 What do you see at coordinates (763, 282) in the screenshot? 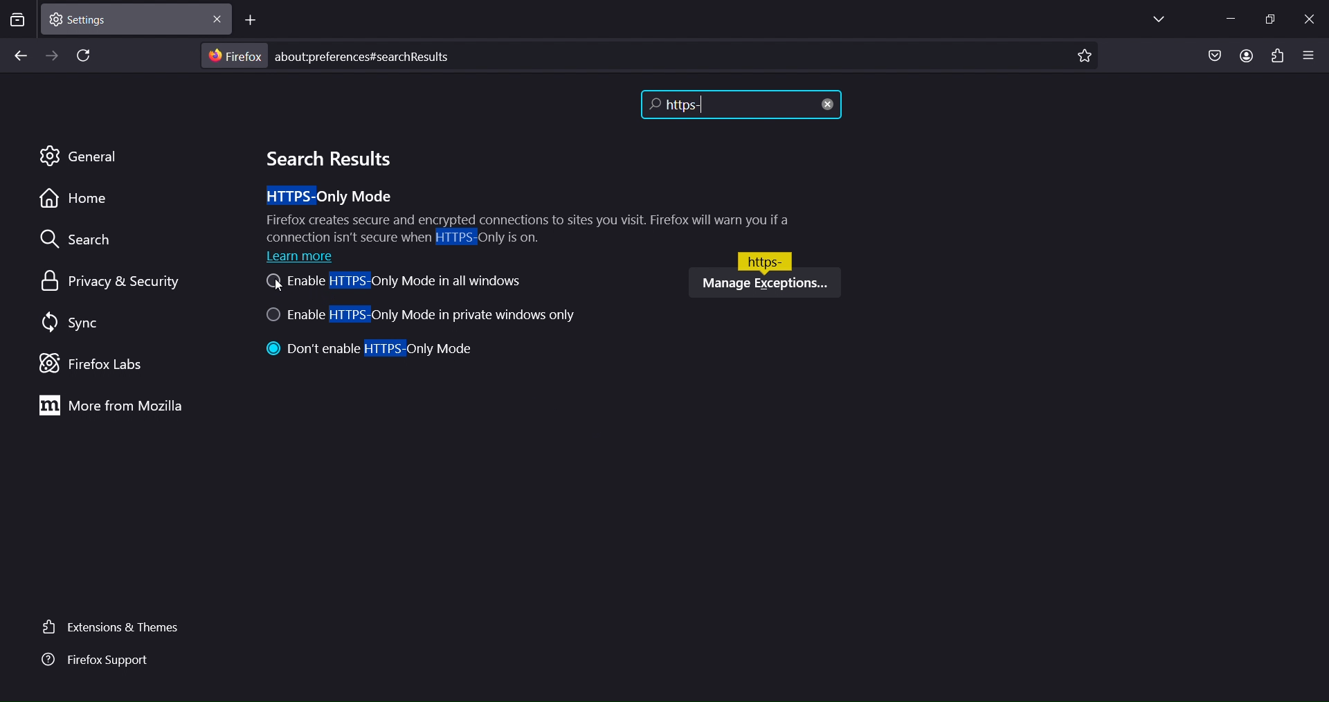
I see `manage exceptions` at bounding box center [763, 282].